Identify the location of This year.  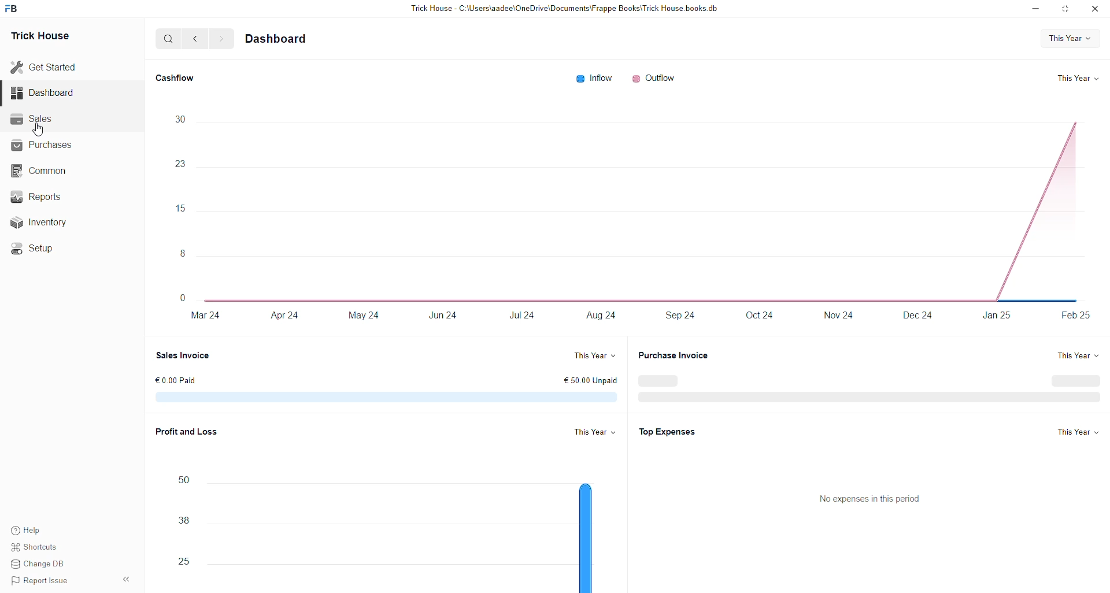
(1072, 358).